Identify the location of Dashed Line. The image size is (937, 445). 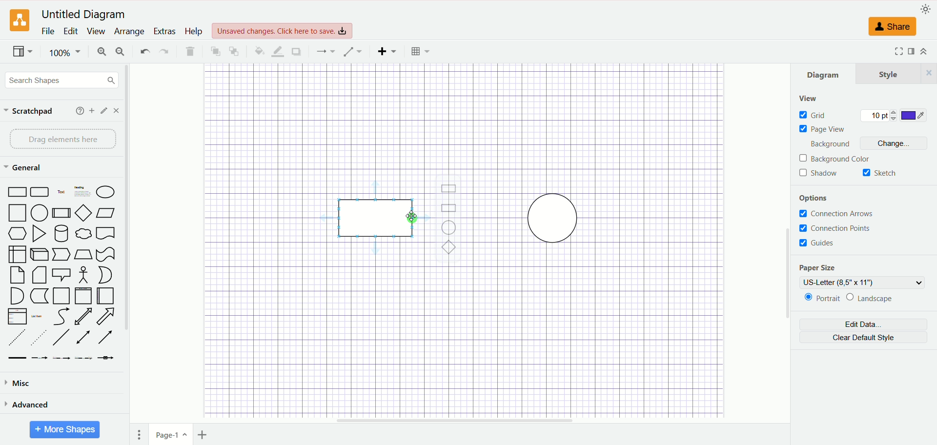
(19, 337).